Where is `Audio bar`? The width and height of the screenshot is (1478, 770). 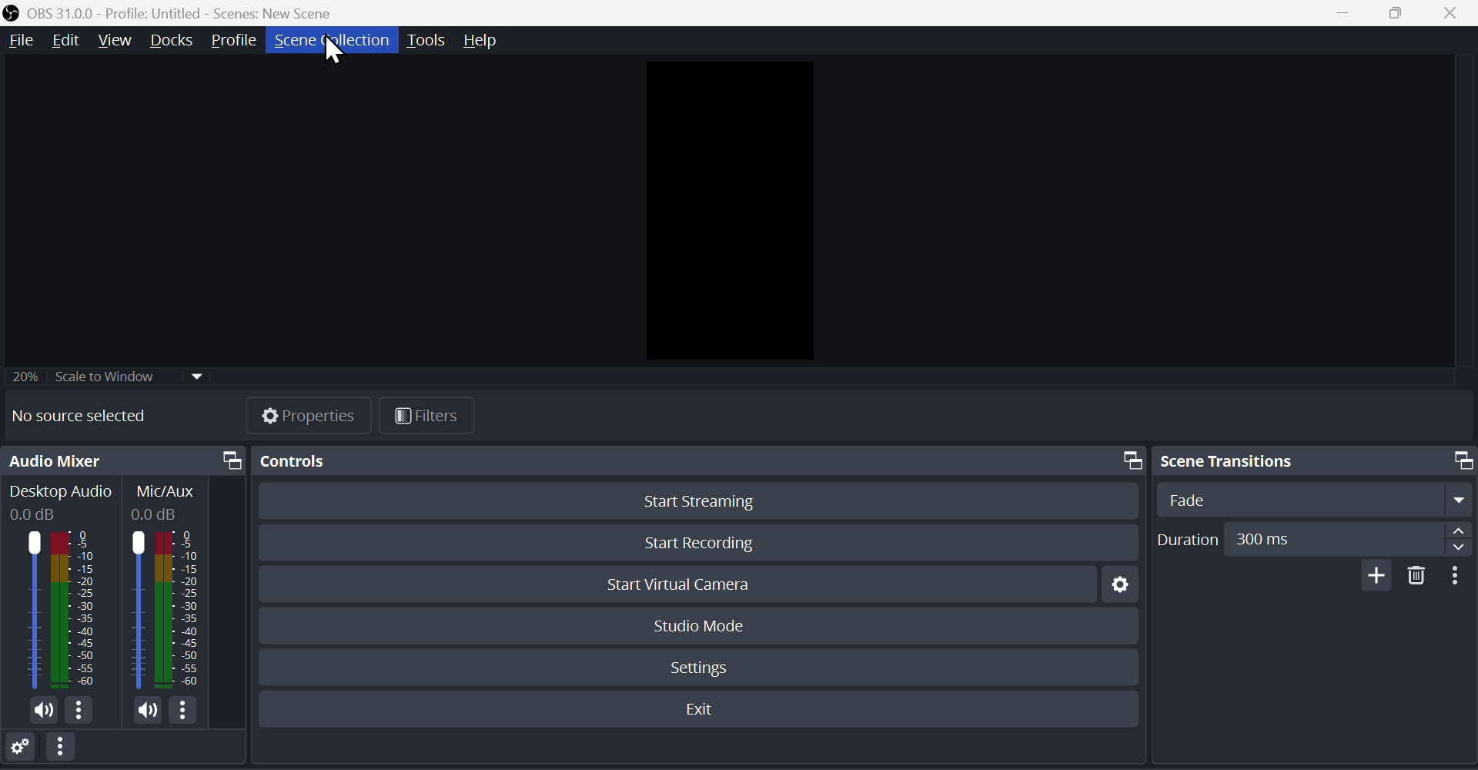
Audio bar is located at coordinates (56, 609).